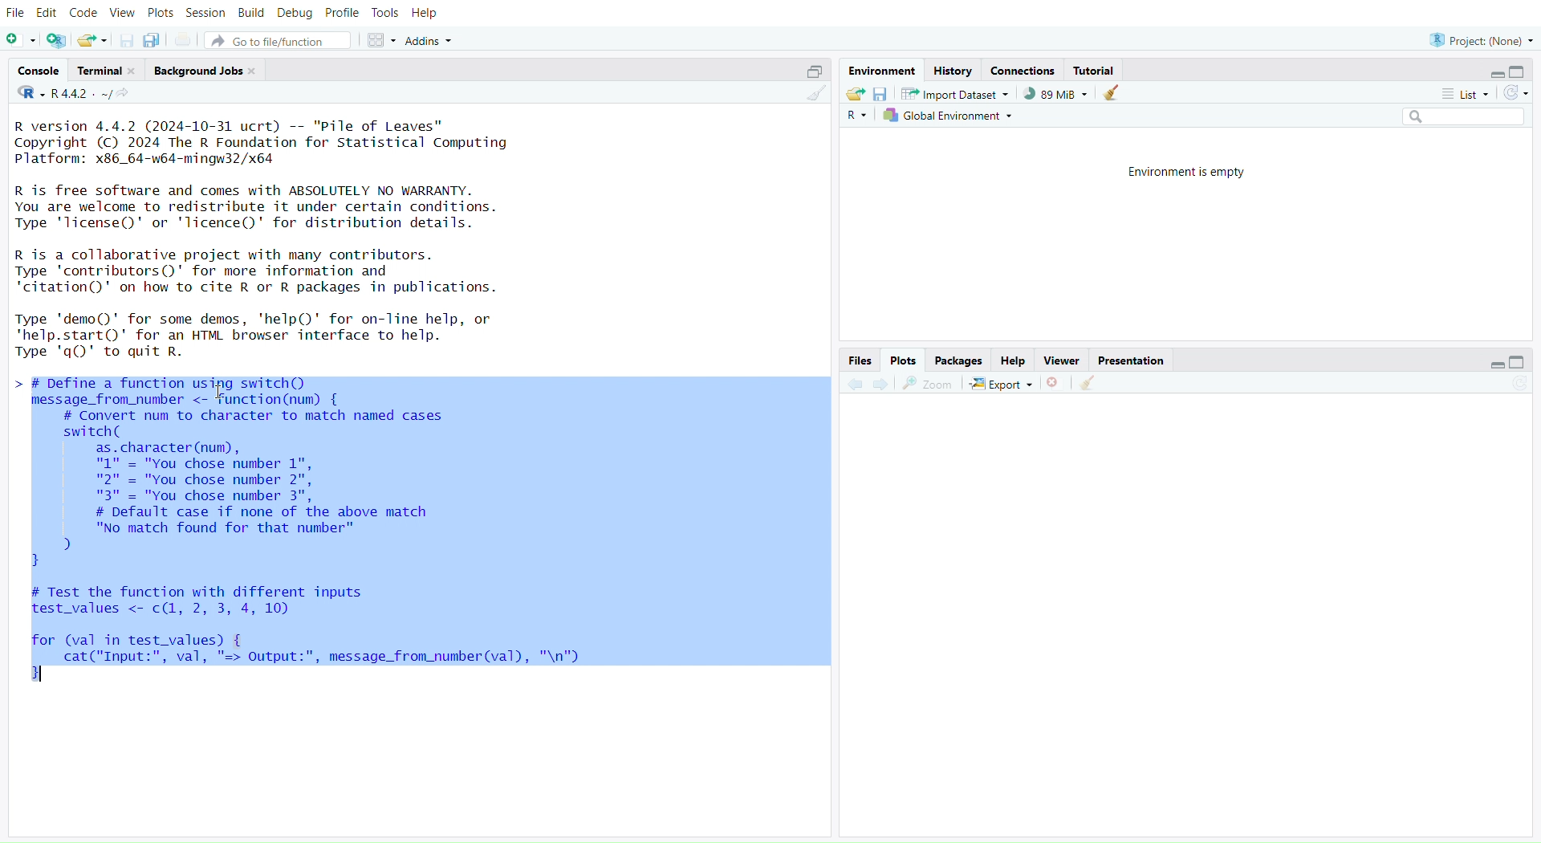 The width and height of the screenshot is (1541, 843). I want to click on R, so click(27, 93).